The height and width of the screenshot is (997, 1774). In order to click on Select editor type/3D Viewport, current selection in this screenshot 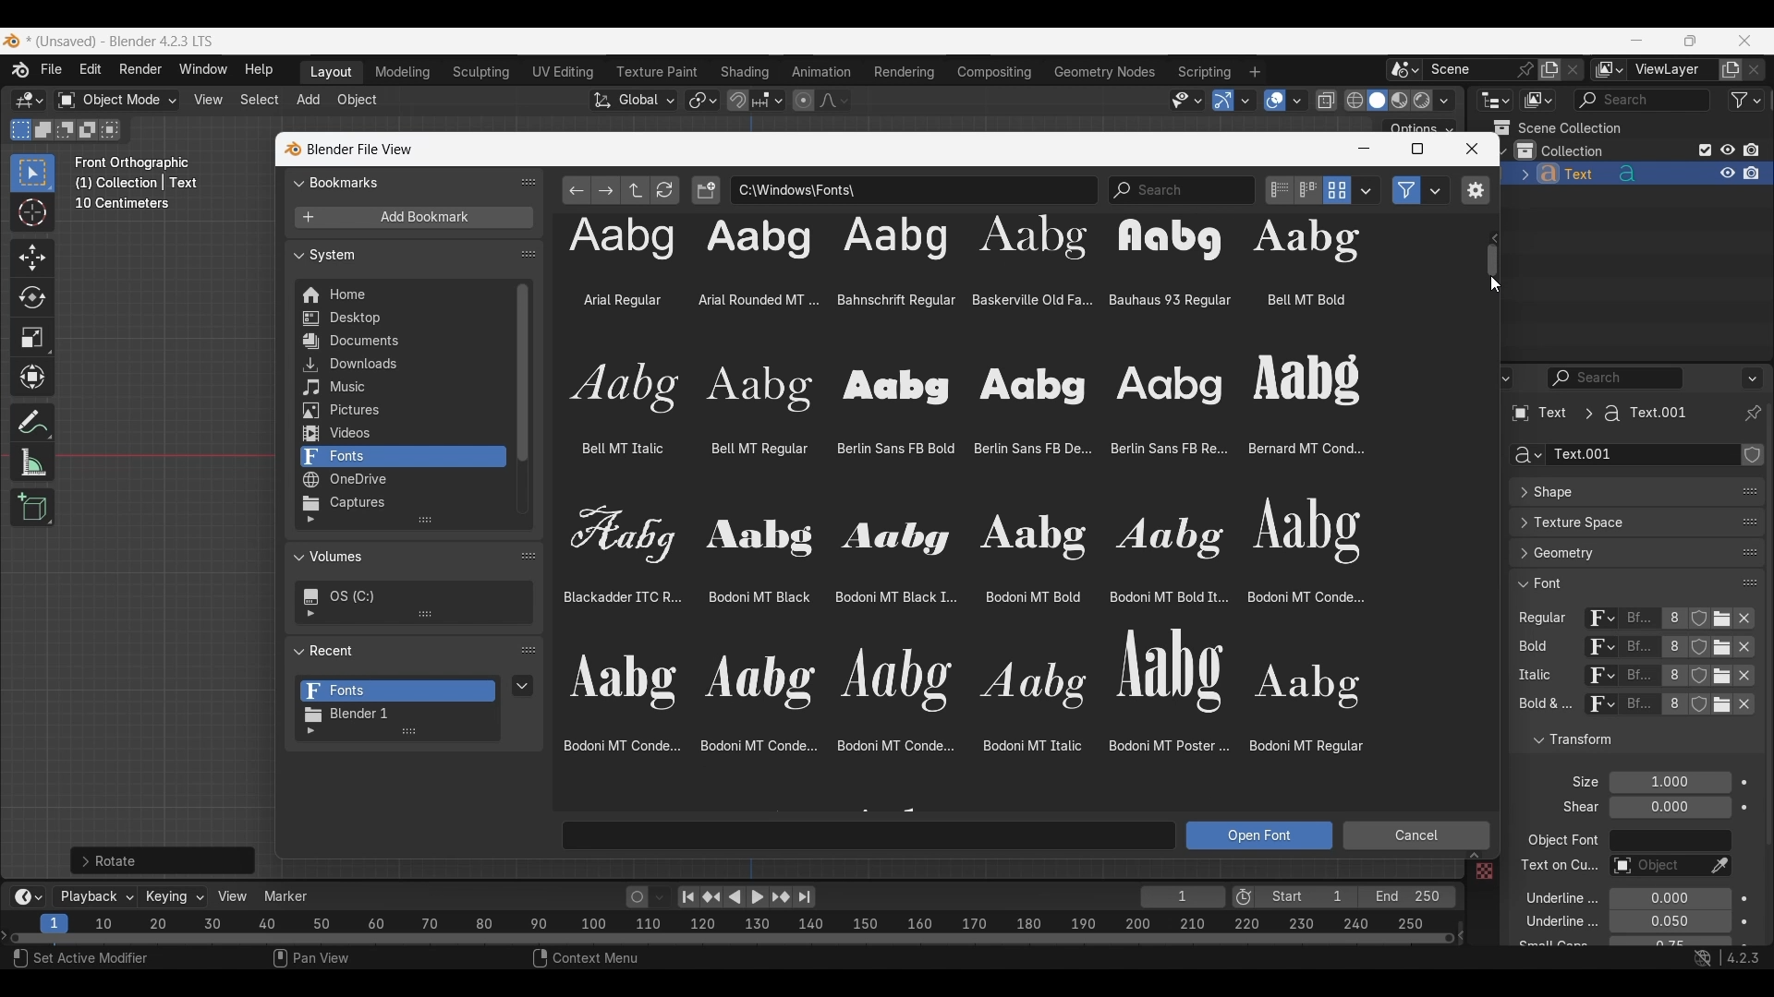, I will do `click(30, 100)`.